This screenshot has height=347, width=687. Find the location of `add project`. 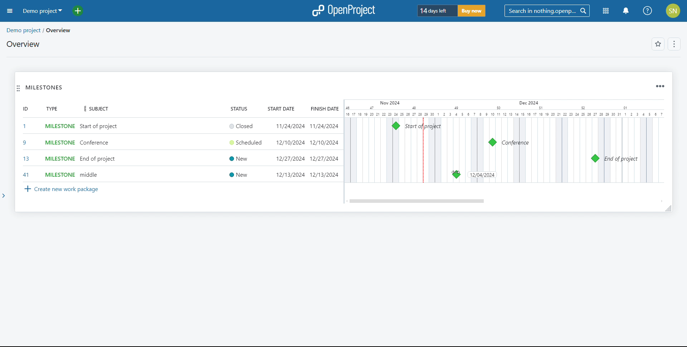

add project is located at coordinates (82, 11).